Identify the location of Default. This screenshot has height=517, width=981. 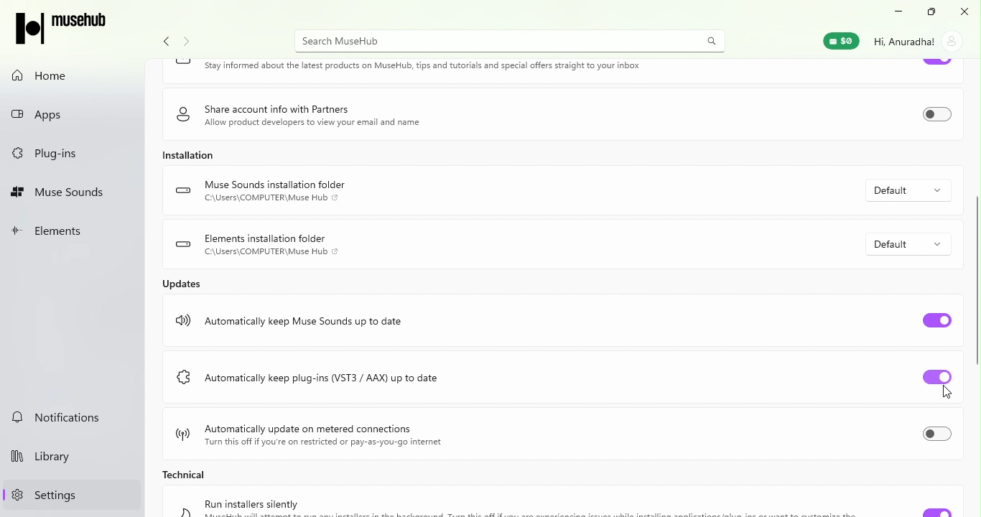
(906, 243).